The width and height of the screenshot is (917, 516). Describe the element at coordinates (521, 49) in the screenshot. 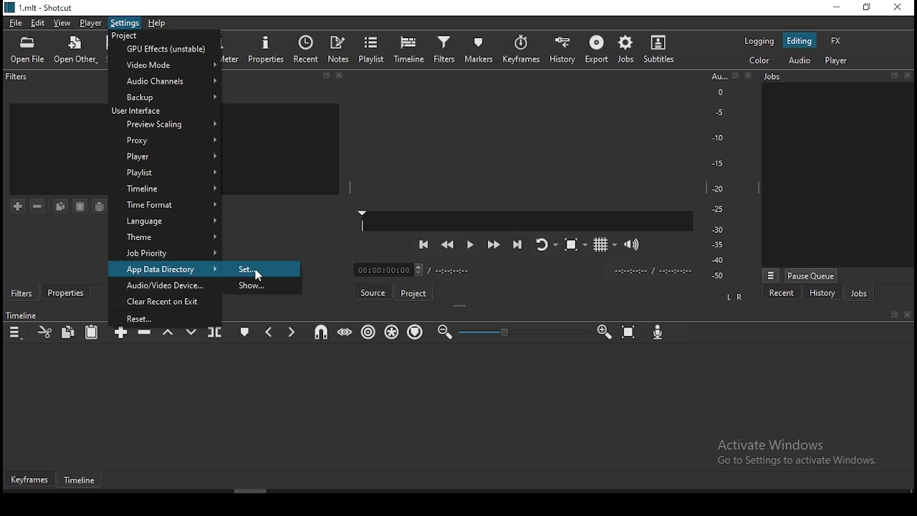

I see `keyframes` at that location.